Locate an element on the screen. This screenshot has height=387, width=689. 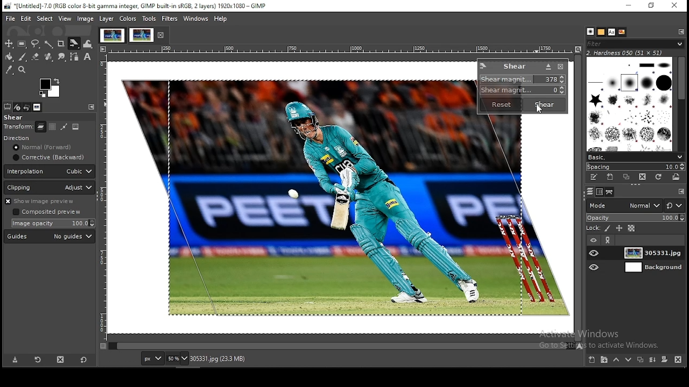
logo is located at coordinates (483, 66).